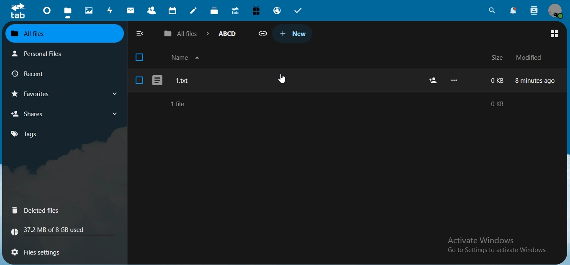 This screenshot has height=265, width=570. I want to click on activity, so click(111, 11).